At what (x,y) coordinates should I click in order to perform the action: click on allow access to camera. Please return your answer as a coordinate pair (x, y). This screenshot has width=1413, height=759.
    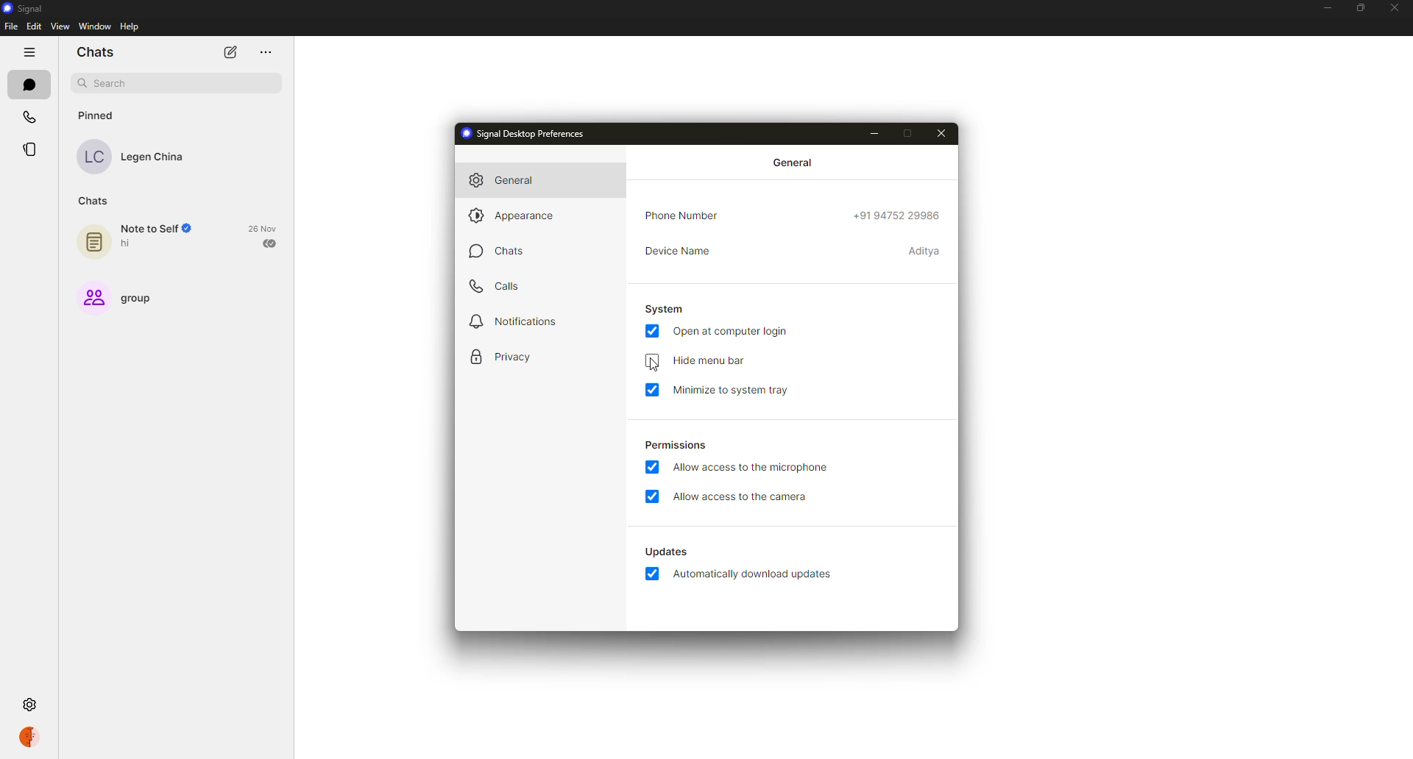
    Looking at the image, I should click on (743, 498).